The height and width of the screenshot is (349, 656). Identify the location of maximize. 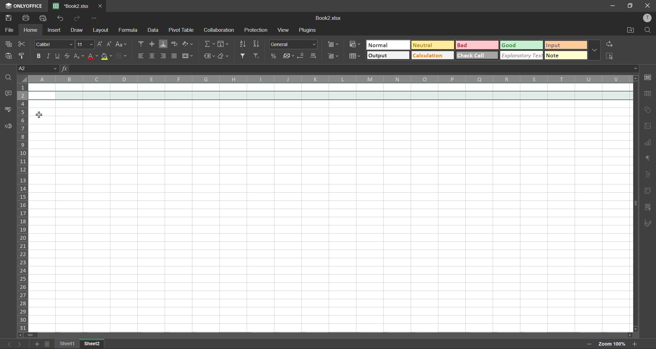
(630, 6).